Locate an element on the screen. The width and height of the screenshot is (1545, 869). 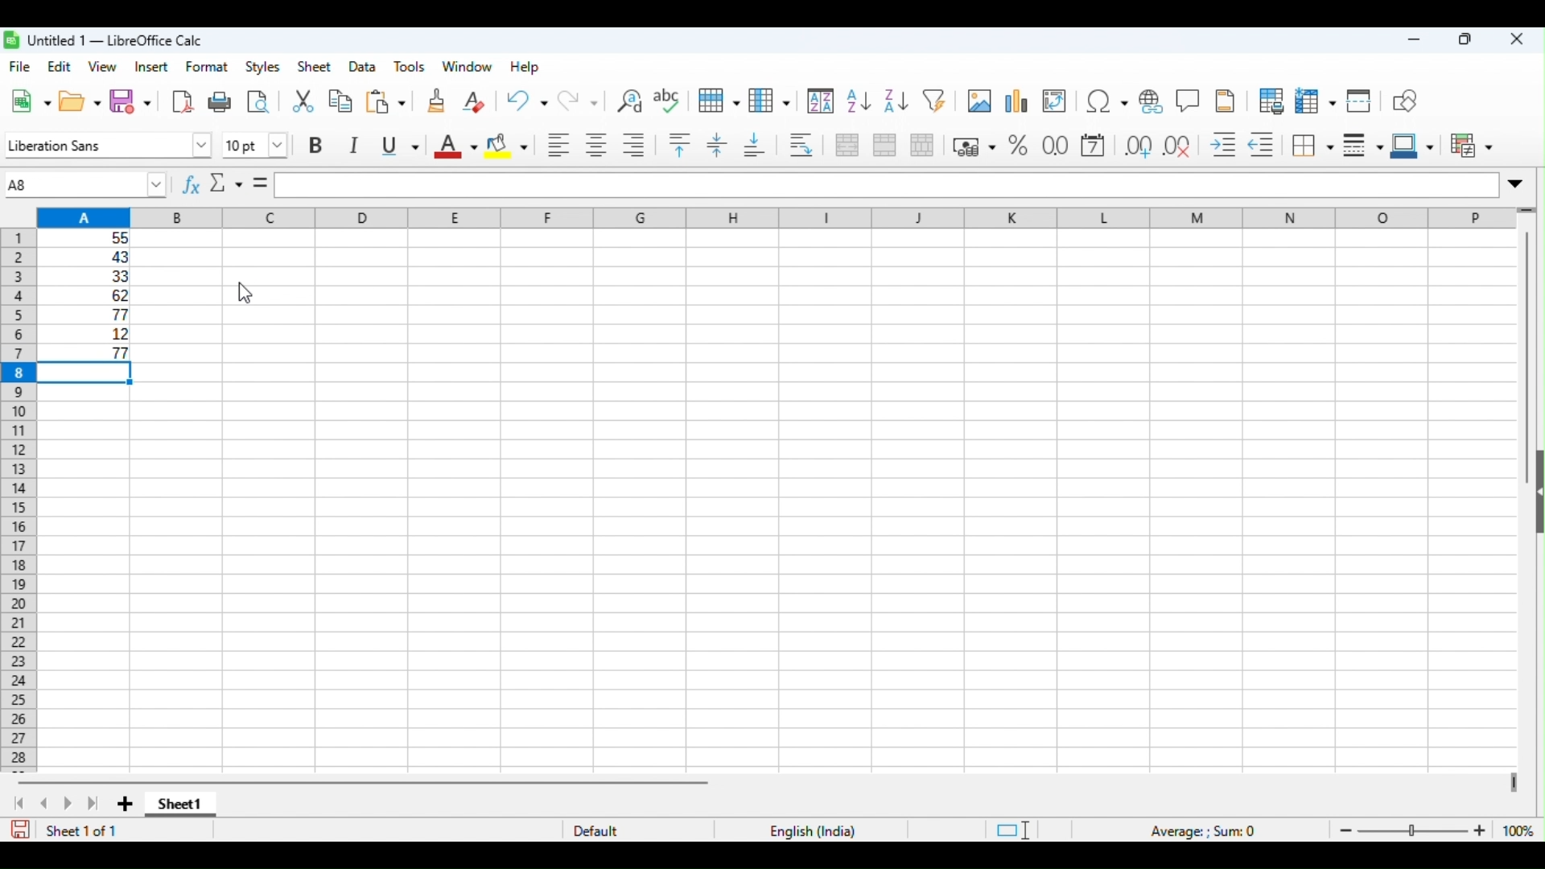
sheet is located at coordinates (314, 67).